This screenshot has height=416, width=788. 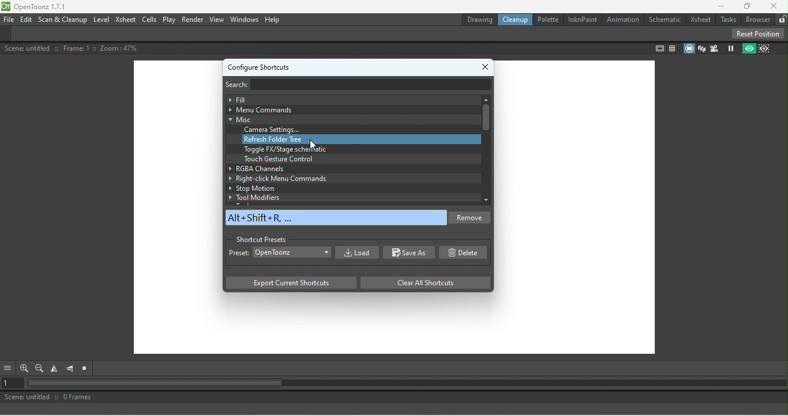 I want to click on Animation, so click(x=621, y=18).